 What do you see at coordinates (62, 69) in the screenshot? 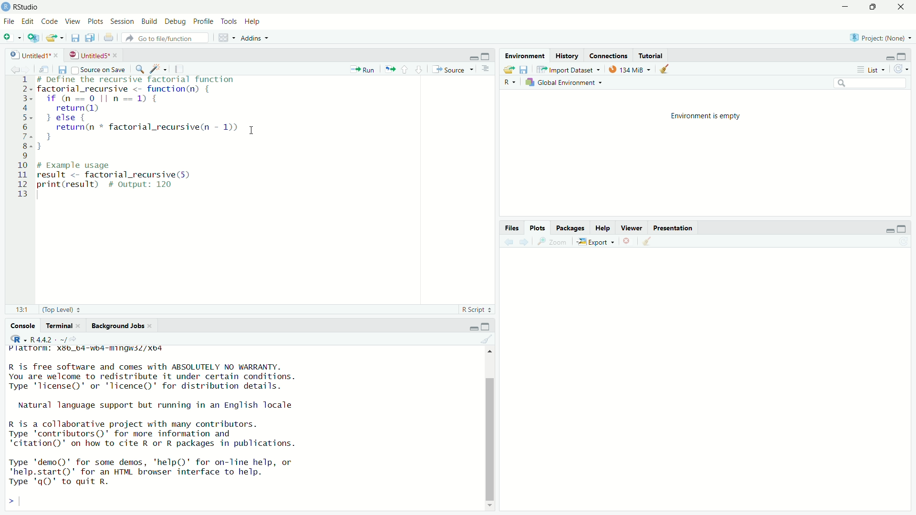
I see `Save current document (Ctrl + S)` at bounding box center [62, 69].